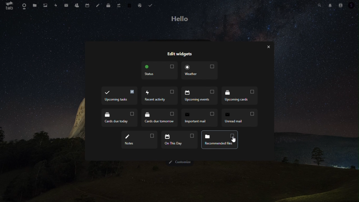  Describe the element at coordinates (160, 117) in the screenshot. I see `important mail` at that location.